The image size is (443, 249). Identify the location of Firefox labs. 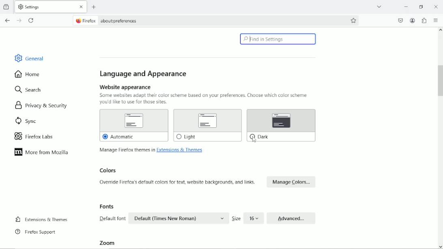
(39, 137).